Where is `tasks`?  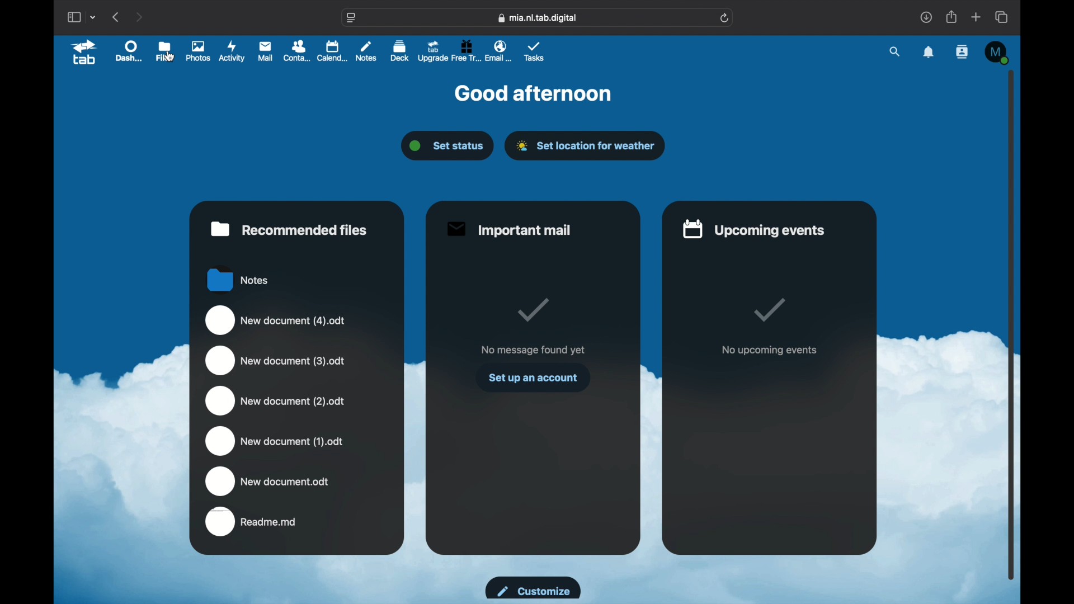
tasks is located at coordinates (534, 53).